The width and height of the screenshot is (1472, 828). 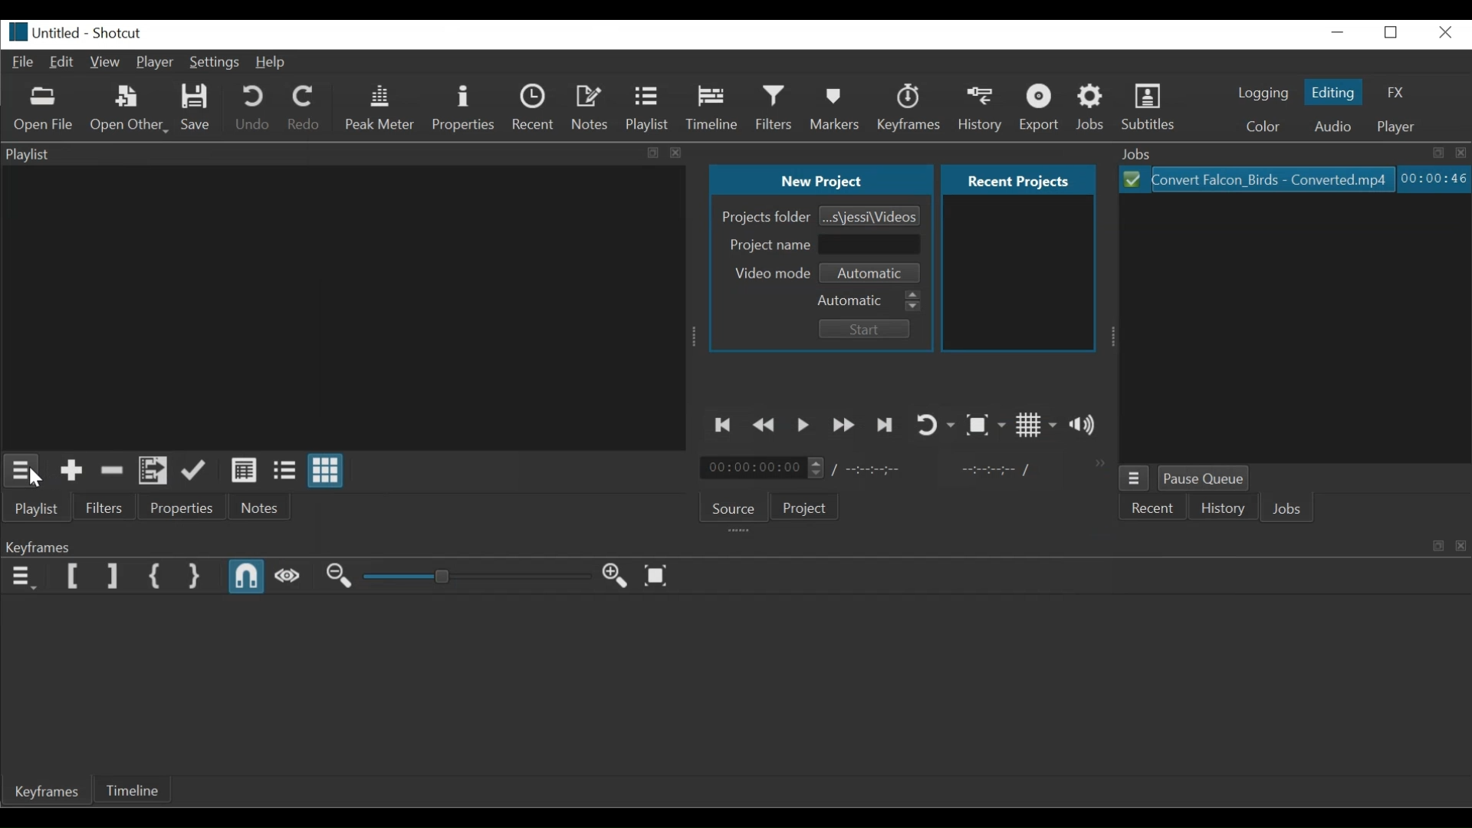 I want to click on restore, so click(x=1390, y=33).